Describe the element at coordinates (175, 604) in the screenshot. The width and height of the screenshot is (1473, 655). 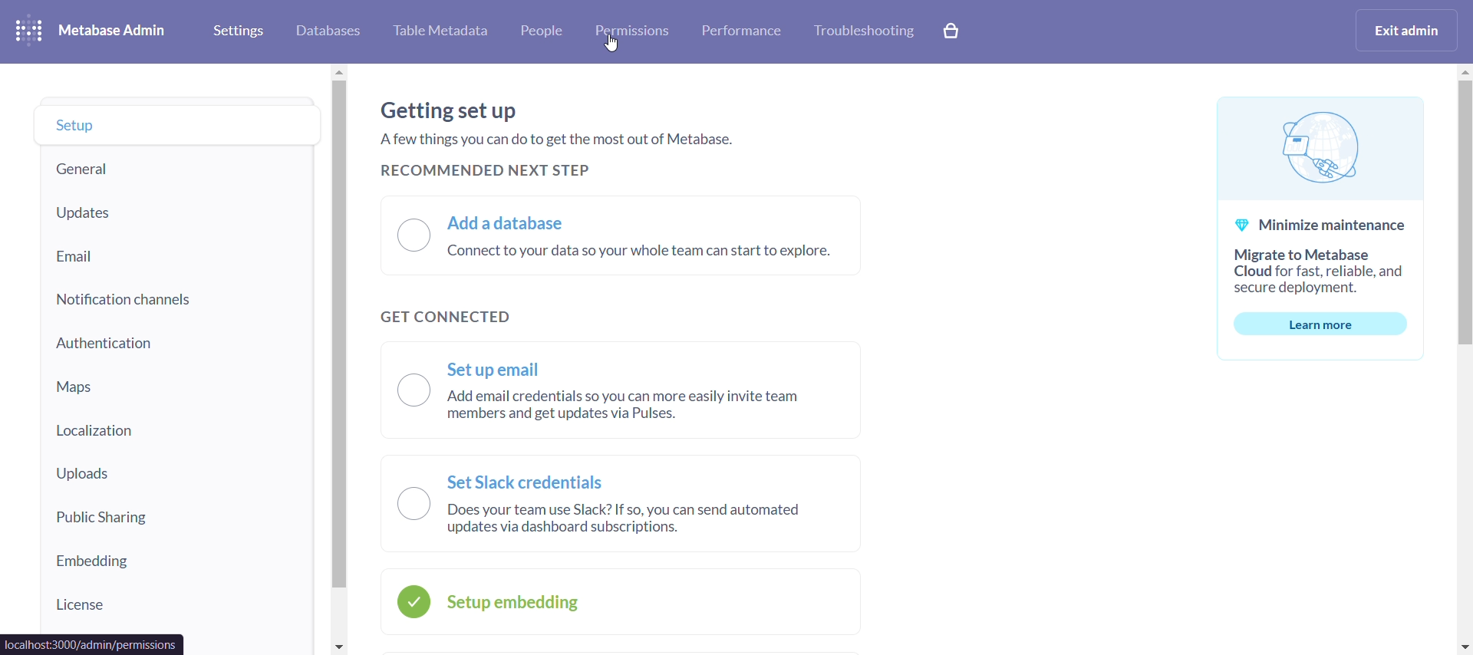
I see `license` at that location.